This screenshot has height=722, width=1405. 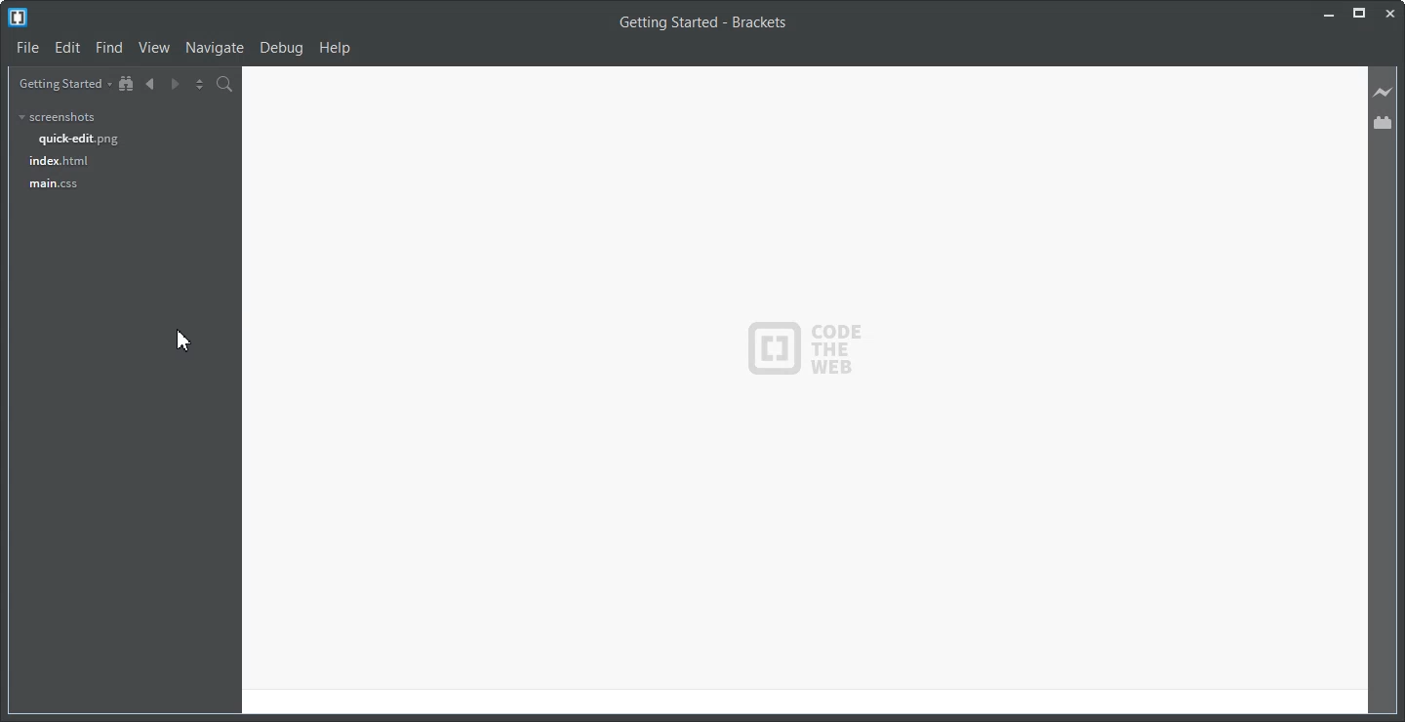 I want to click on main.css, so click(x=54, y=184).